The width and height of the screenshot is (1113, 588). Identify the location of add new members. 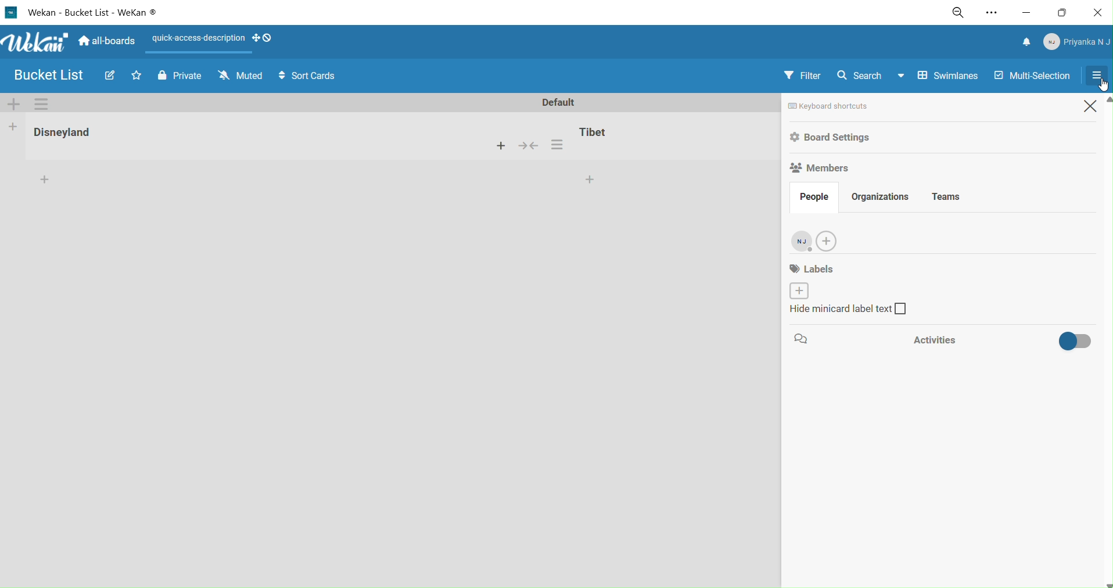
(834, 235).